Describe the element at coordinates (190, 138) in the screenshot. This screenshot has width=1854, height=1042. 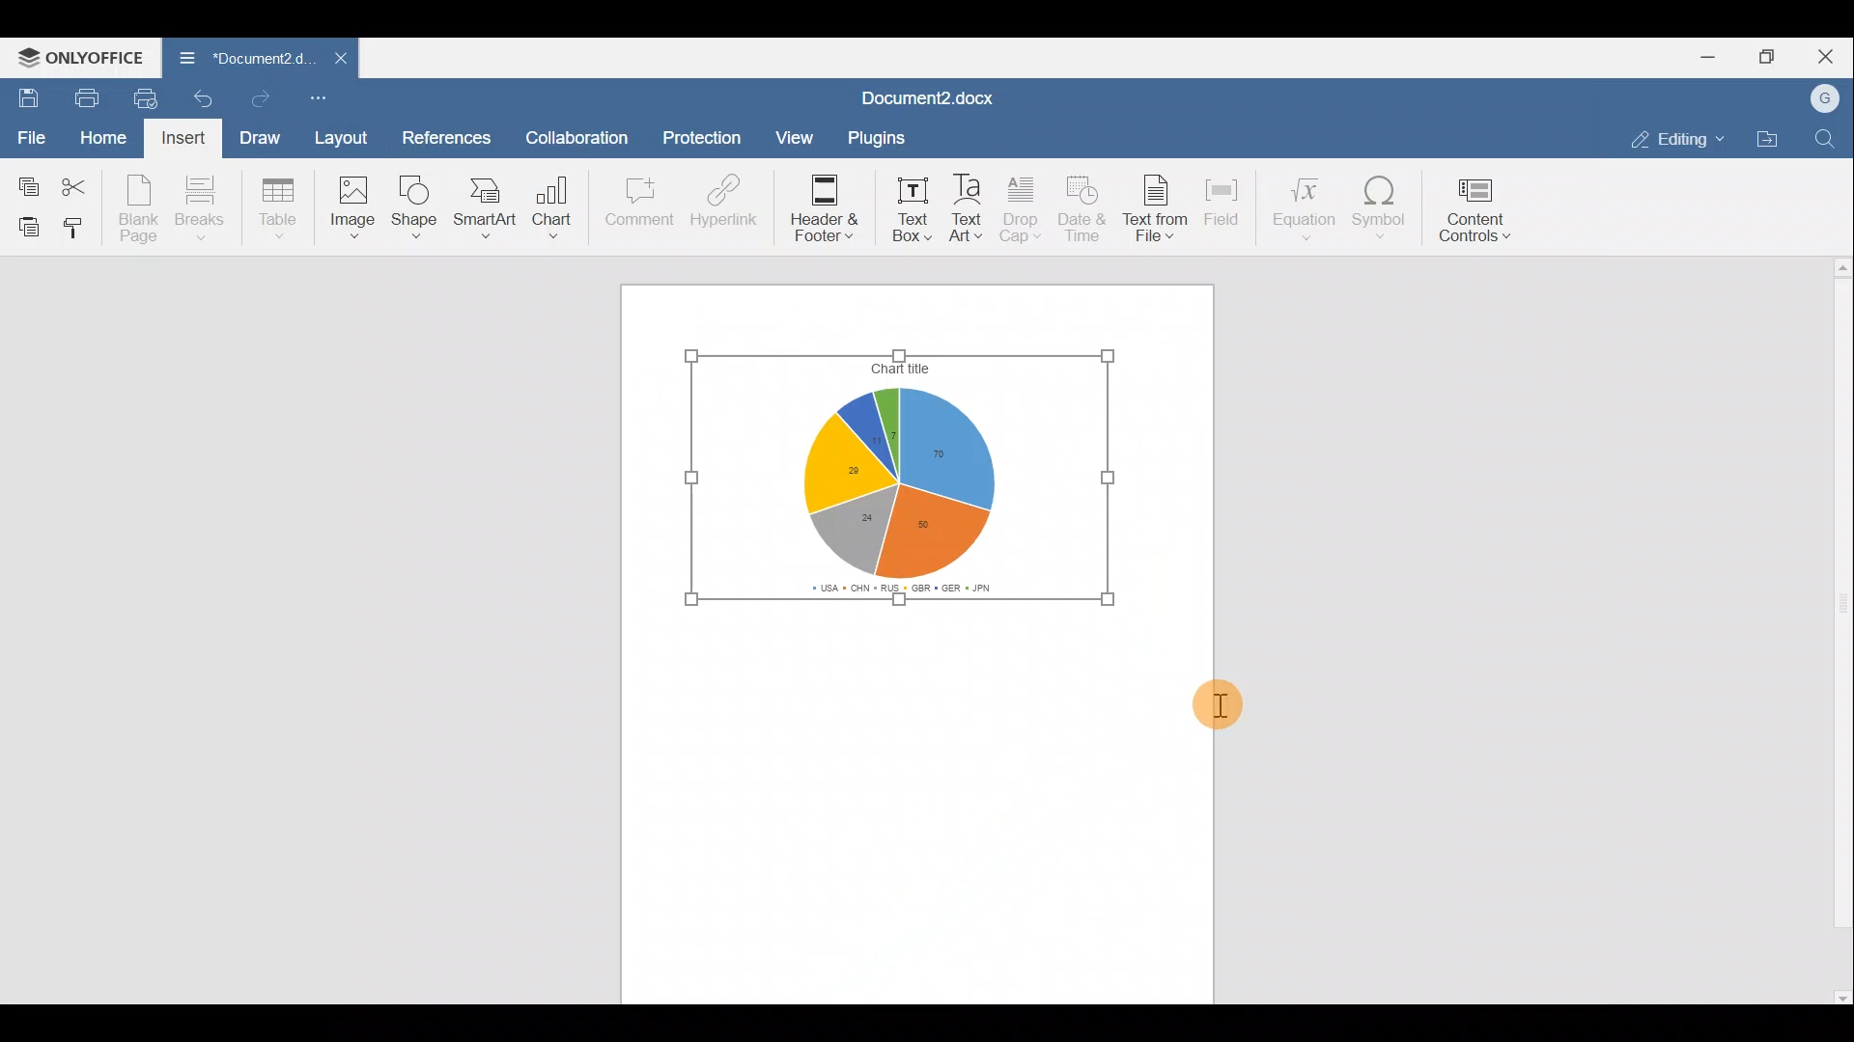
I see `Cursor on Insert` at that location.